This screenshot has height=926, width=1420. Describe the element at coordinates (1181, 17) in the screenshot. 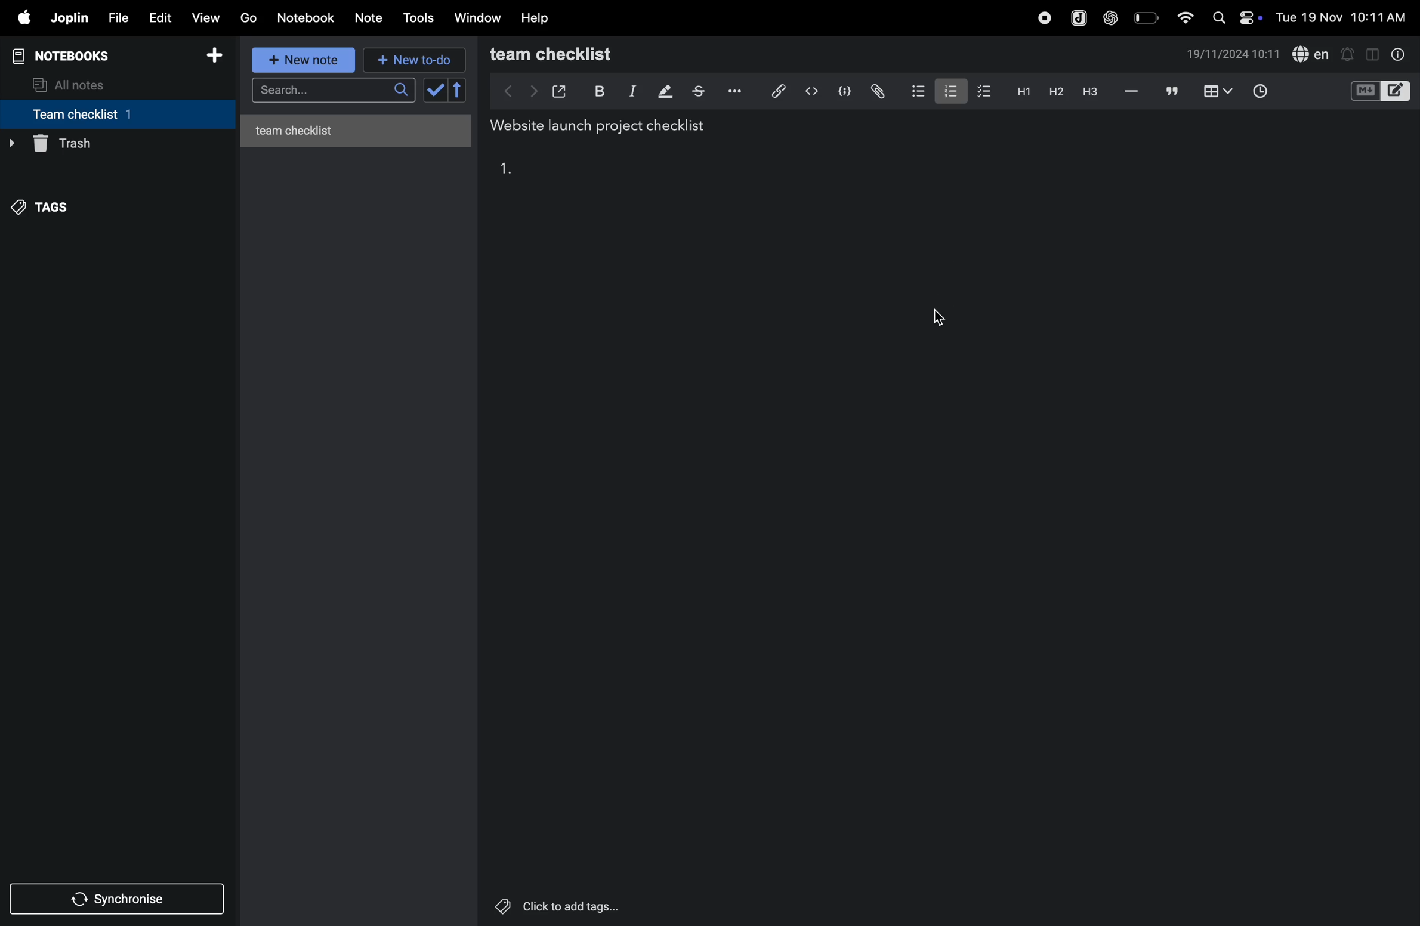

I see `wifi` at that location.